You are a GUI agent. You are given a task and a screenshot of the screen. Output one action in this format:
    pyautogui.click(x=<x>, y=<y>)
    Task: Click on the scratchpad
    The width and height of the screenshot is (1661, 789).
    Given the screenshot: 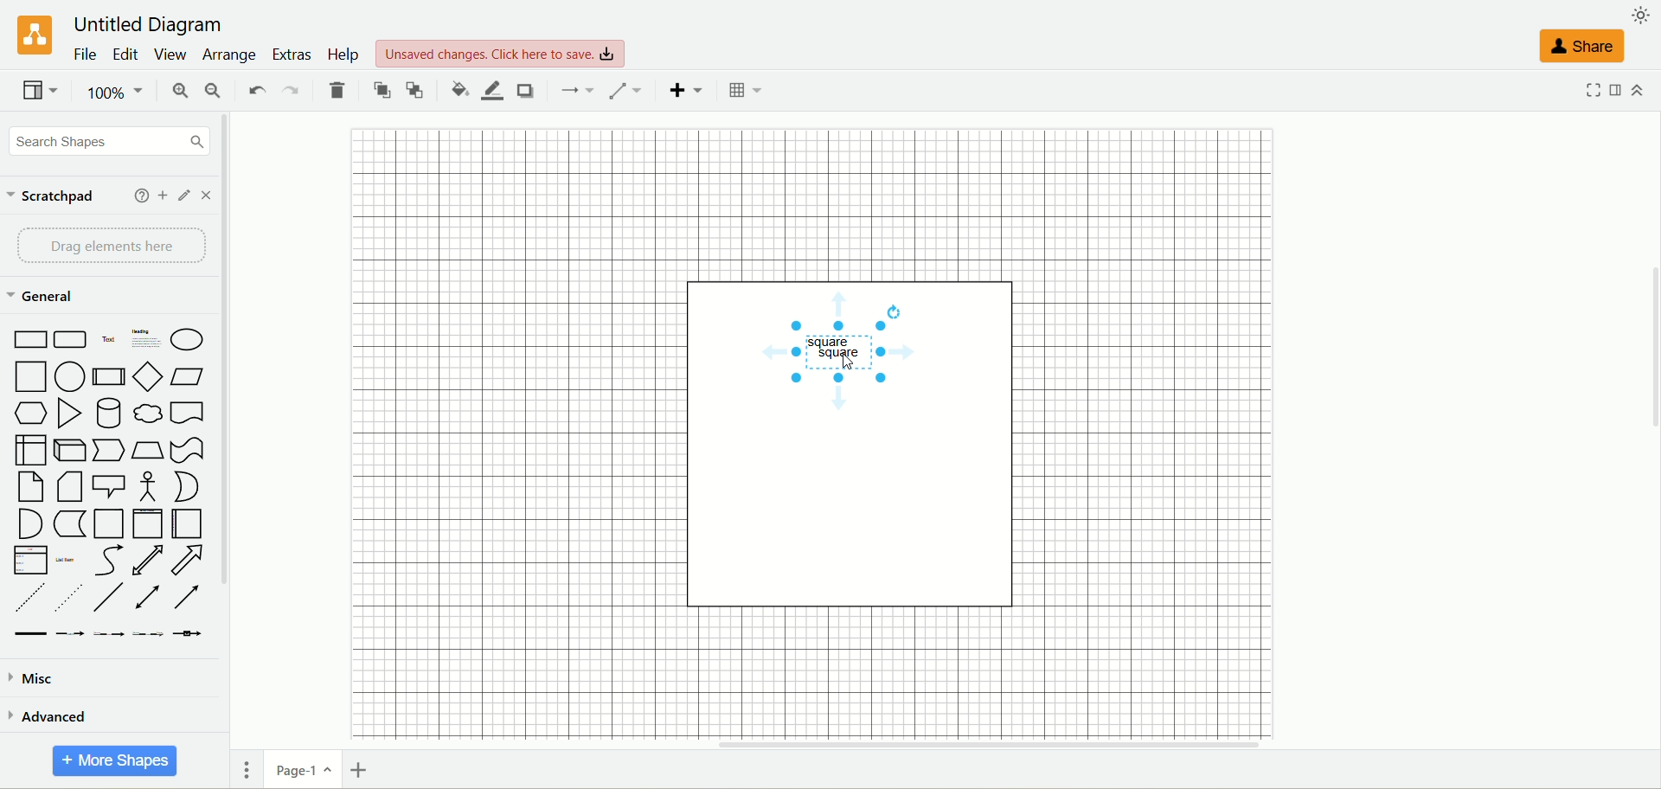 What is the action you would take?
    pyautogui.click(x=59, y=200)
    